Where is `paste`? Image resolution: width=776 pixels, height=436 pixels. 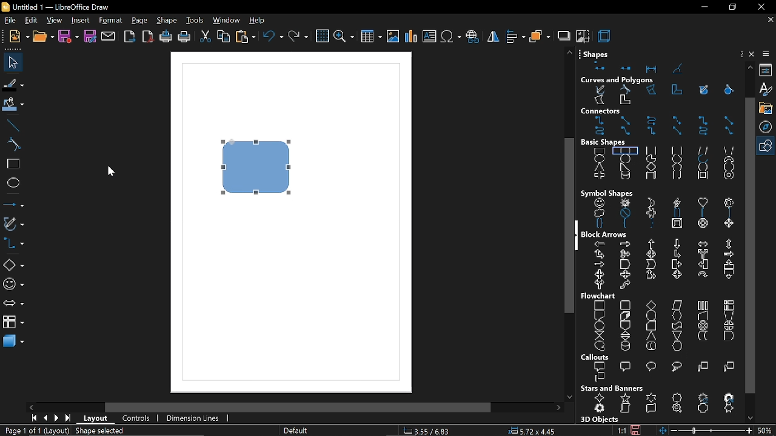 paste is located at coordinates (246, 38).